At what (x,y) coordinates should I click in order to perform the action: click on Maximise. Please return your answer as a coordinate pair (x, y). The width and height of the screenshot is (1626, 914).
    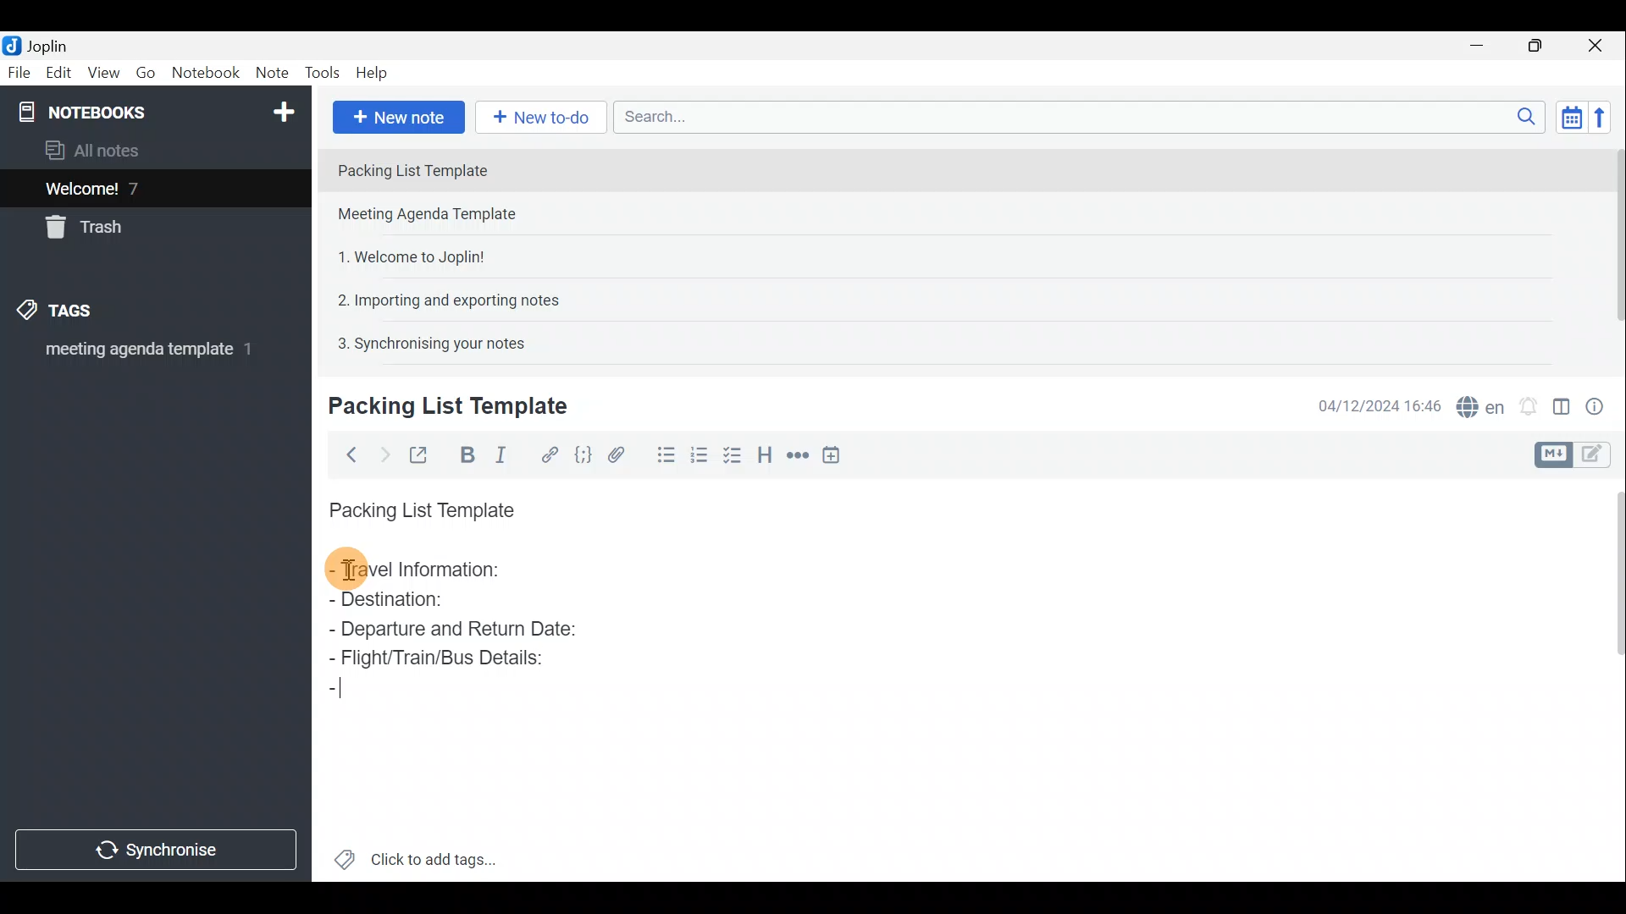
    Looking at the image, I should click on (1541, 46).